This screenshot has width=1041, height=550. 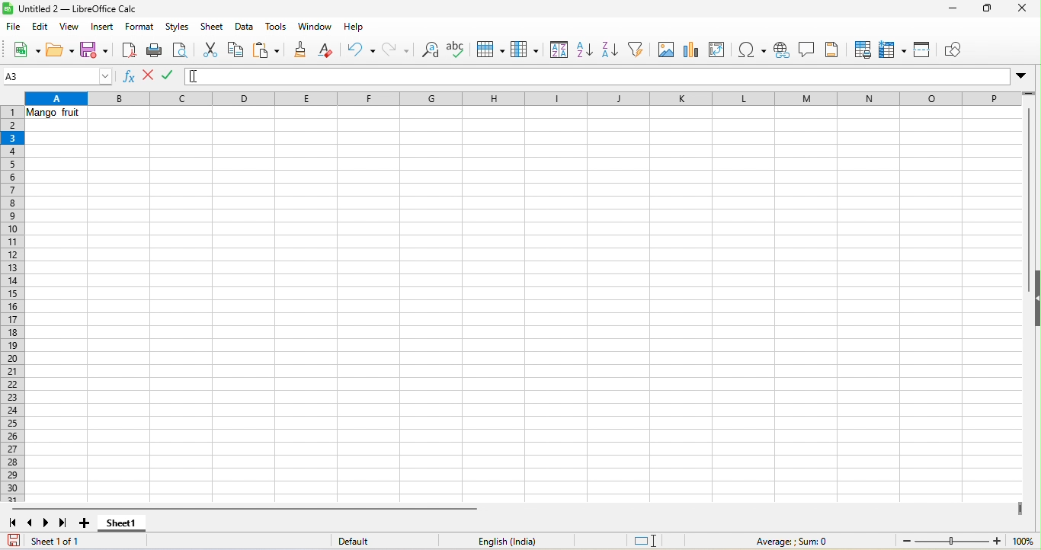 I want to click on view, so click(x=66, y=27).